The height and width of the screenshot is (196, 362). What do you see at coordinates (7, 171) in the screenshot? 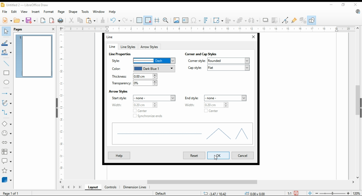
I see `stars and banners` at bounding box center [7, 171].